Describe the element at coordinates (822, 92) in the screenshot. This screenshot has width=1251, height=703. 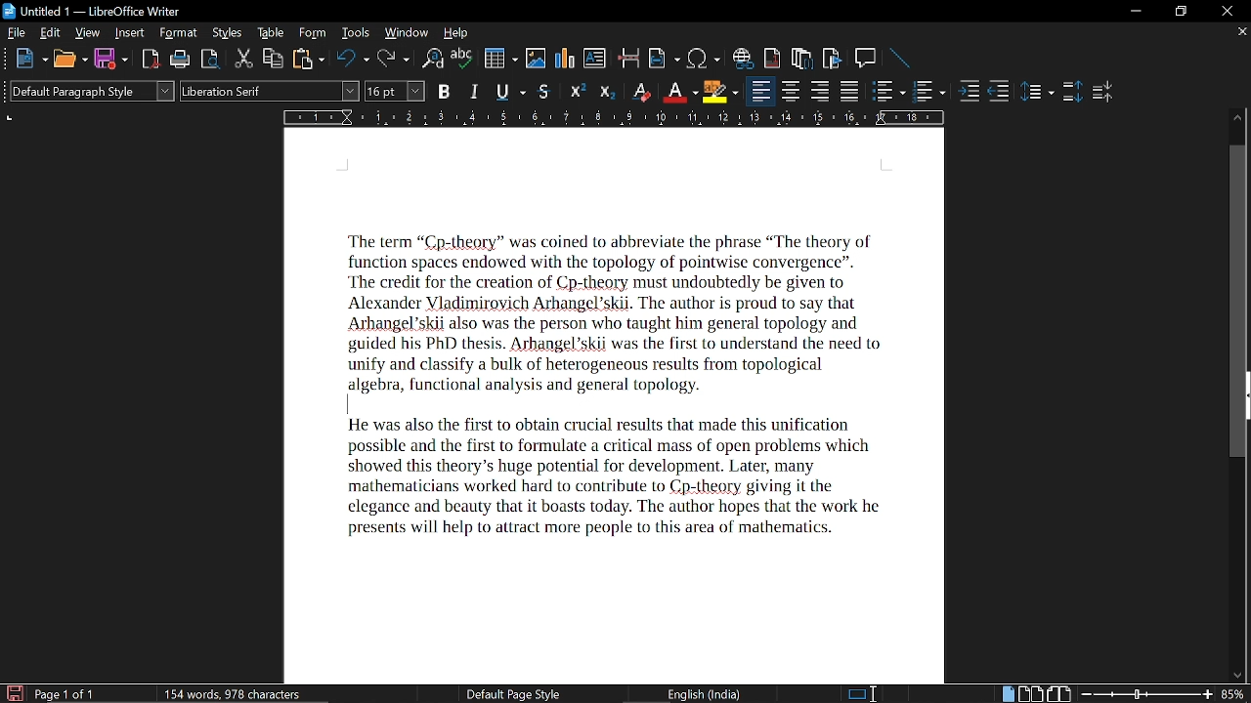
I see `Allign right` at that location.